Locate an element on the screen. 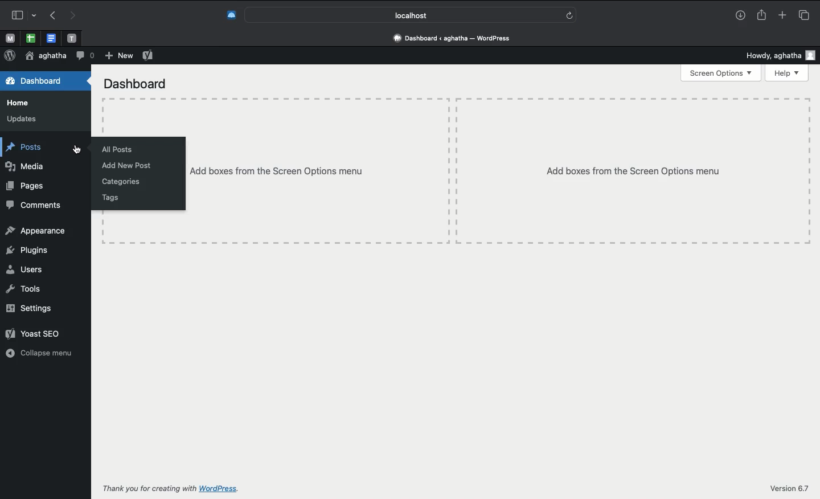  Extensions is located at coordinates (231, 14).